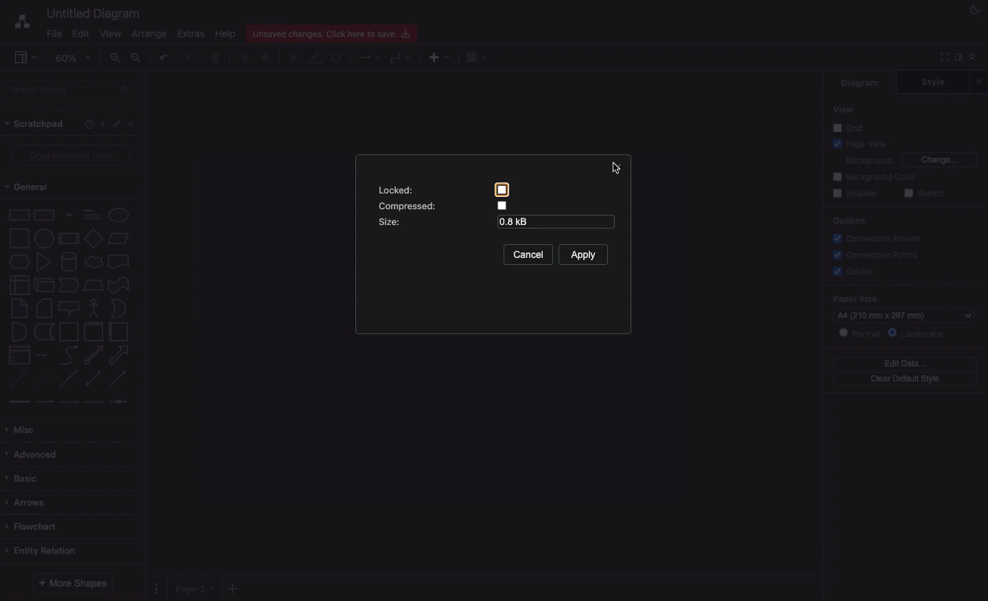 This screenshot has width=988, height=601. I want to click on Extras, so click(193, 34).